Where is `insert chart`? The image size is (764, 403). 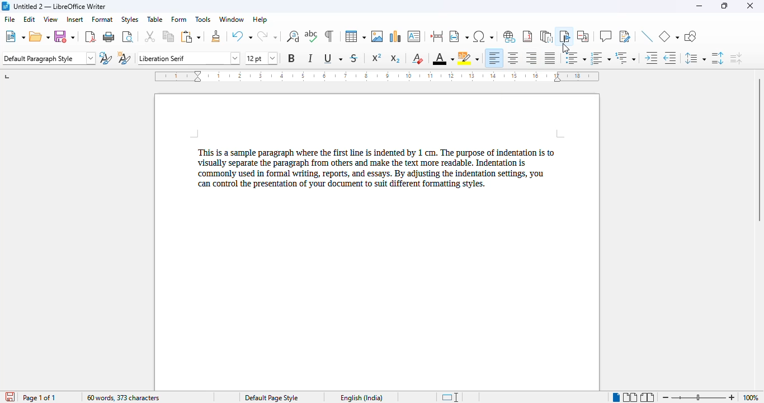 insert chart is located at coordinates (396, 36).